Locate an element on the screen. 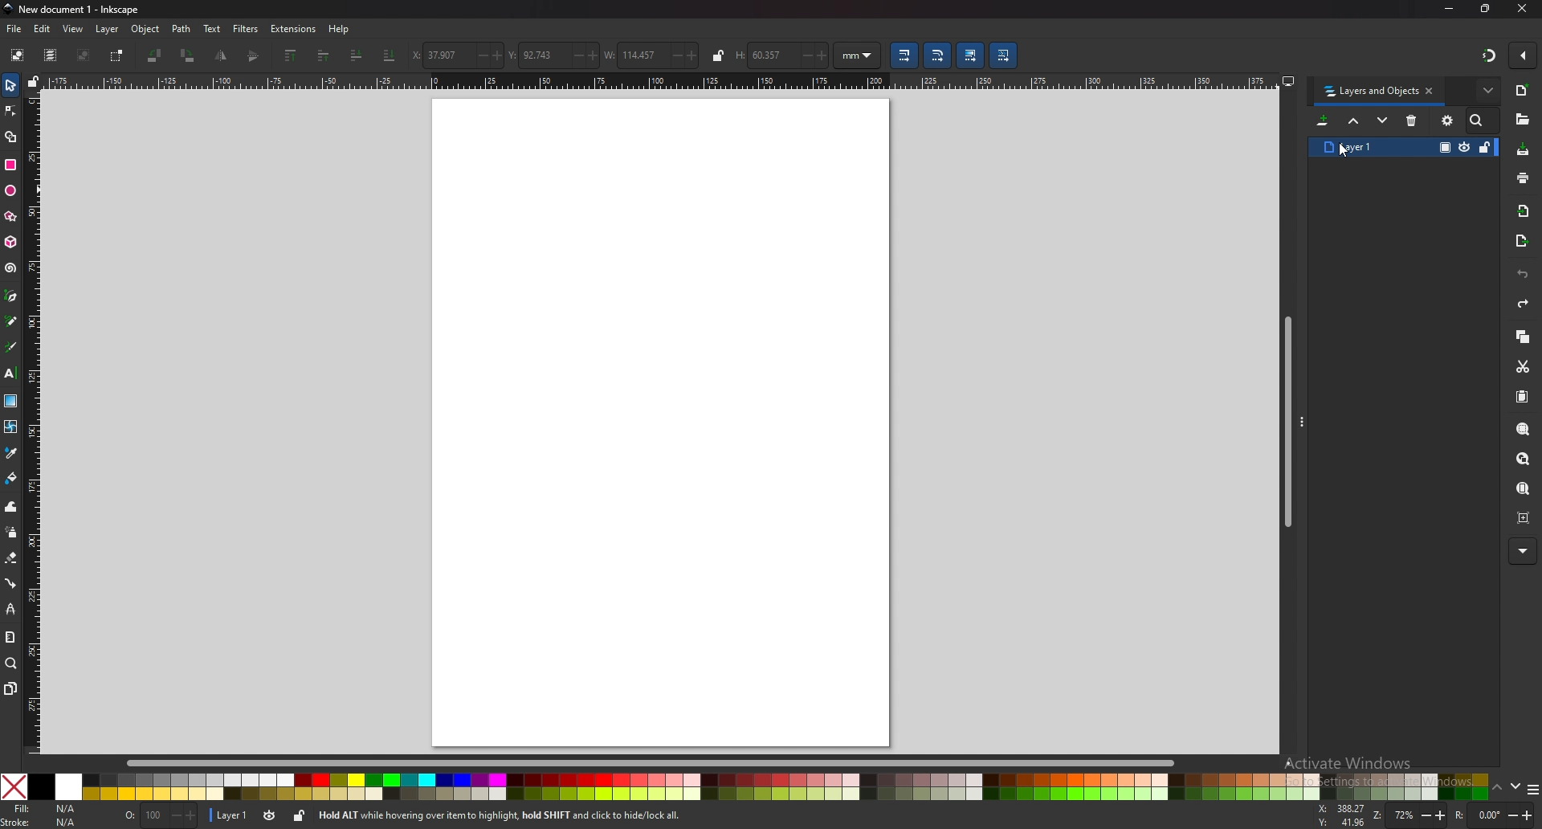 This screenshot has width=1542, height=829. down is located at coordinates (1514, 786).